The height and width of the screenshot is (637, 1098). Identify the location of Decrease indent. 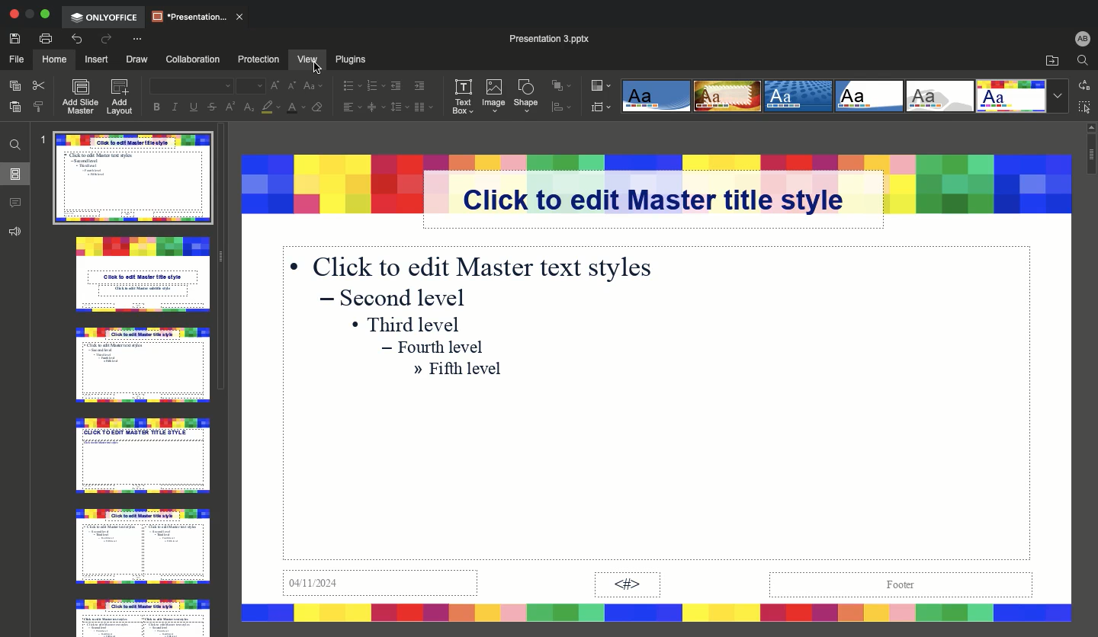
(396, 86).